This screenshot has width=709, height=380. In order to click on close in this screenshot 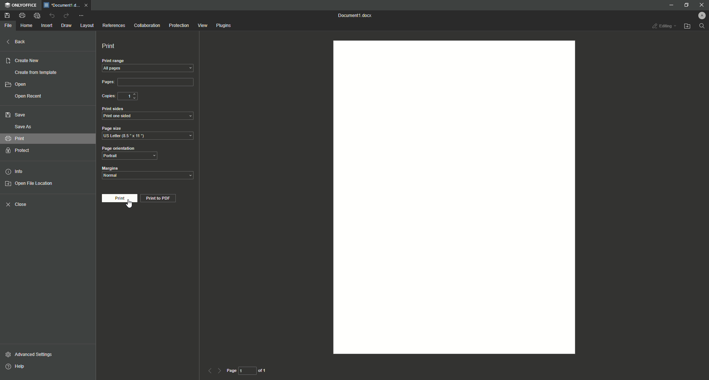, I will do `click(85, 5)`.